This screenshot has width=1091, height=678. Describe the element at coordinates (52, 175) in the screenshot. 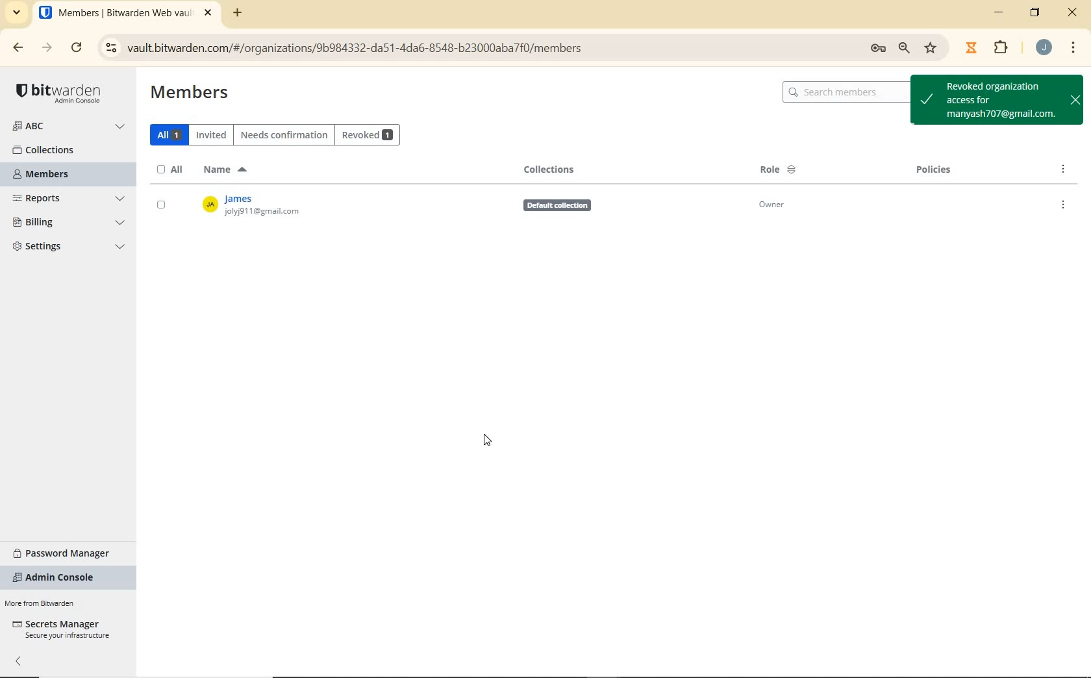

I see `MEMBERS` at that location.